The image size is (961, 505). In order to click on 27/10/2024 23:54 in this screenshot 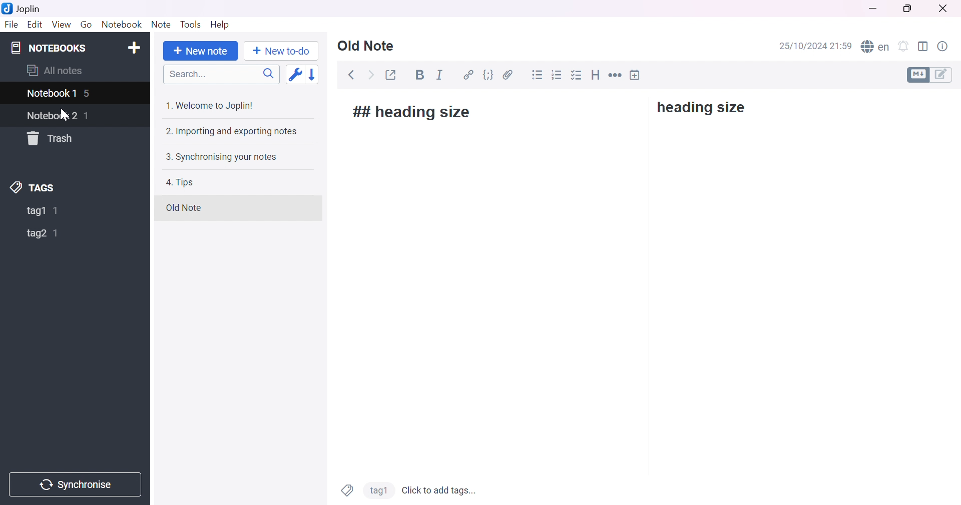, I will do `click(816, 46)`.